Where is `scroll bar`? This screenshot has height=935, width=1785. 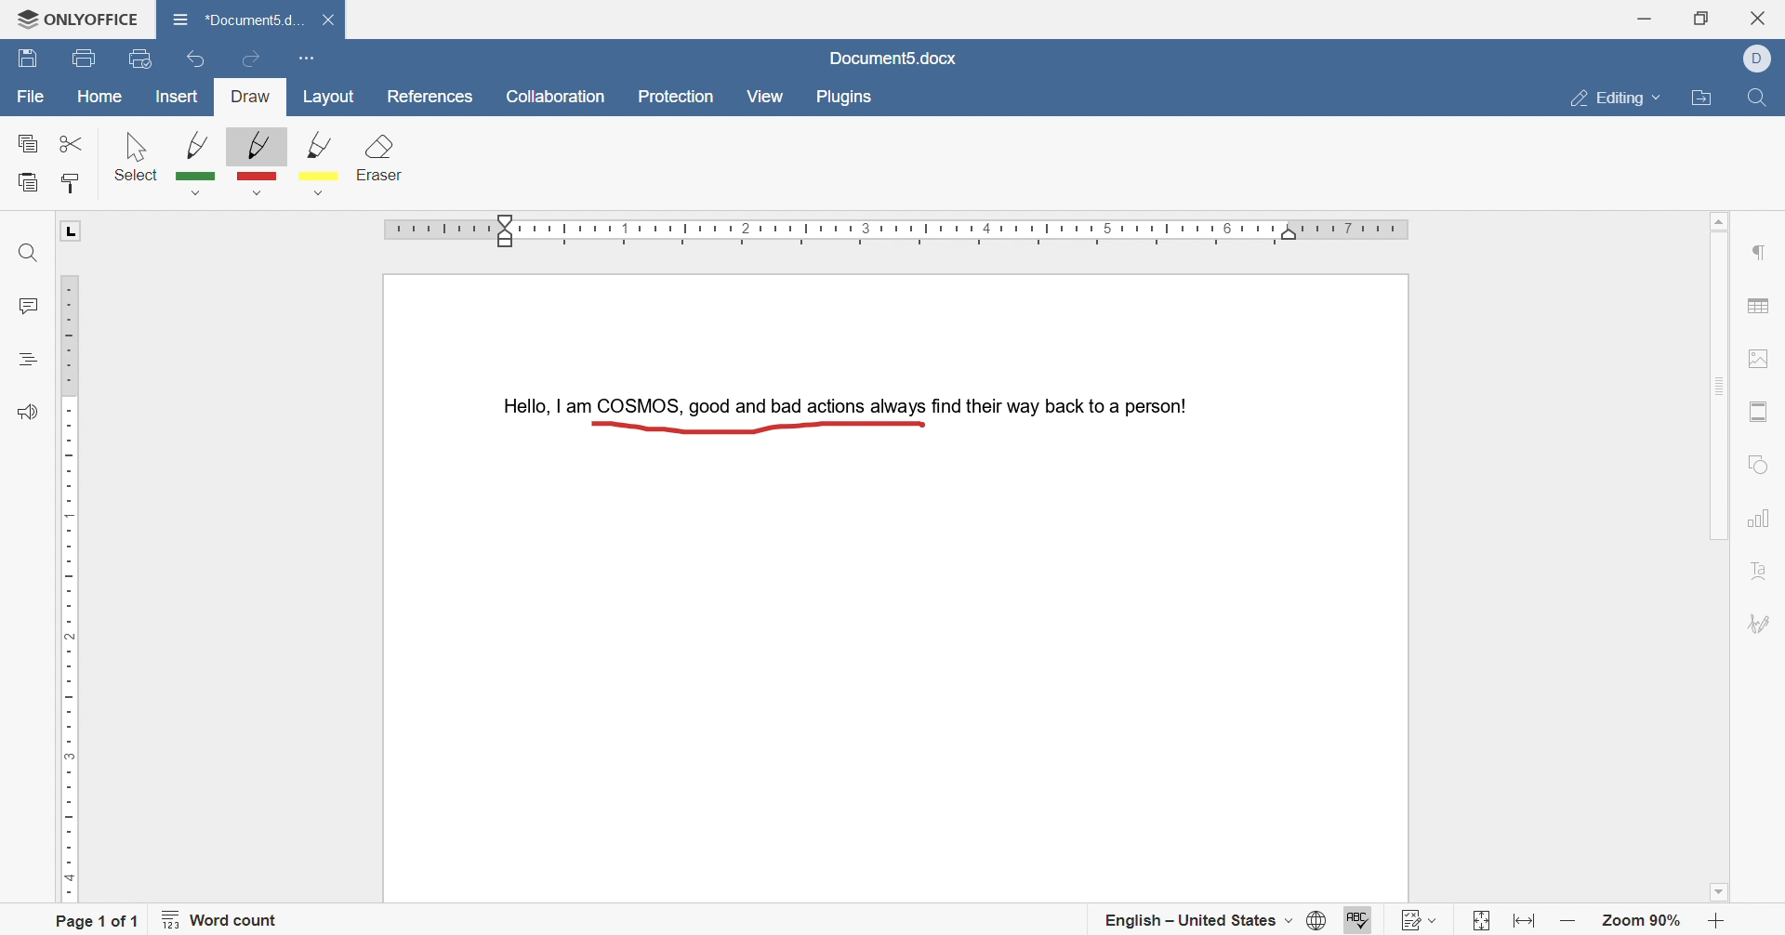 scroll bar is located at coordinates (1718, 383).